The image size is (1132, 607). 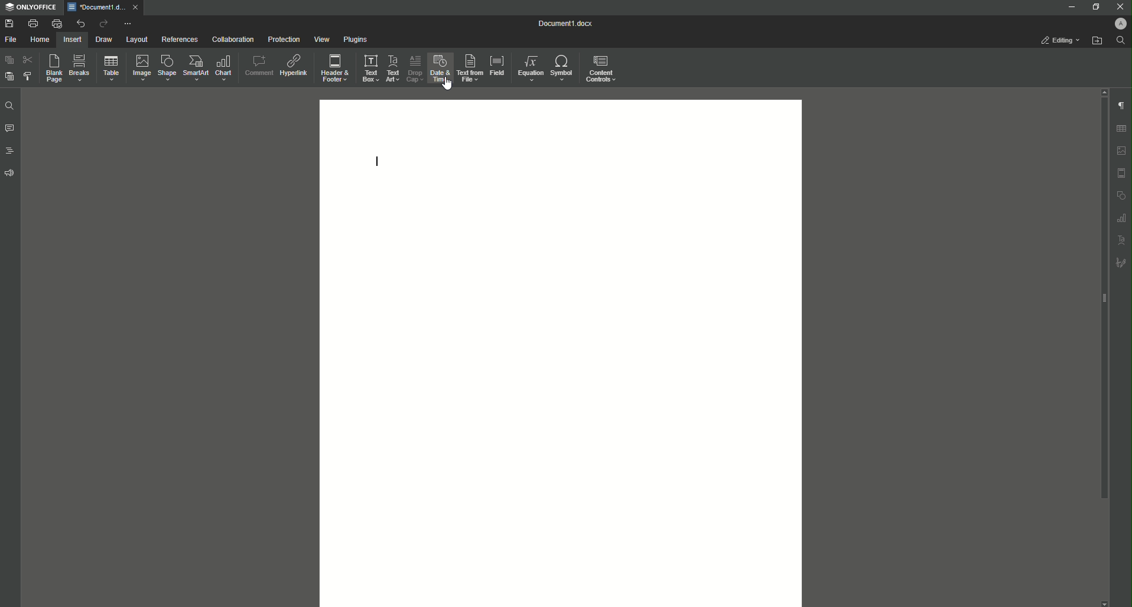 I want to click on text art settings, so click(x=1122, y=239).